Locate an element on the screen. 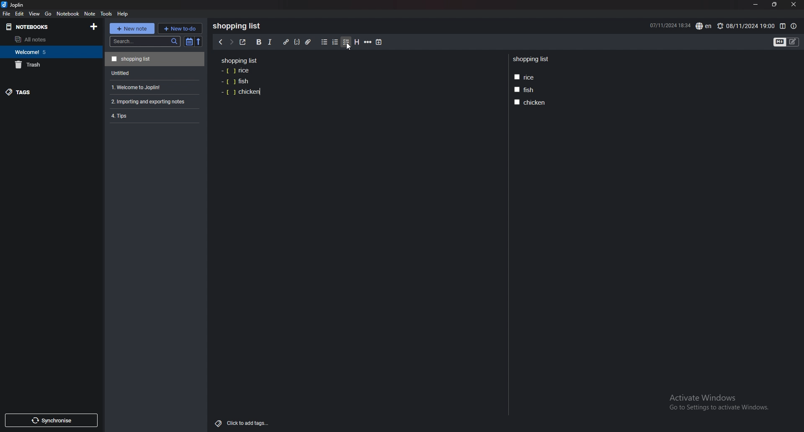  minimize is located at coordinates (756, 5).